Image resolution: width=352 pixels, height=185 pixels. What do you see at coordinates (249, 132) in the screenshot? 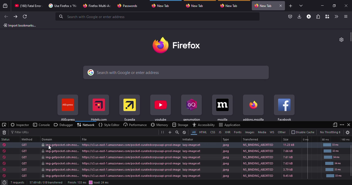
I see `images` at bounding box center [249, 132].